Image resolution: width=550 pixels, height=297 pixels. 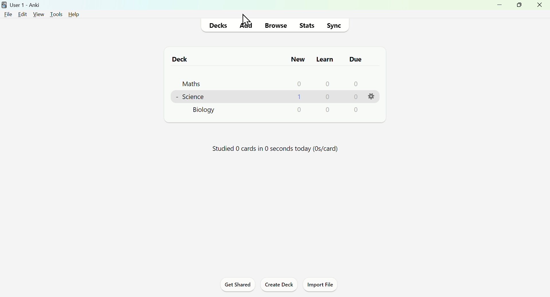 I want to click on 0, so click(x=356, y=111).